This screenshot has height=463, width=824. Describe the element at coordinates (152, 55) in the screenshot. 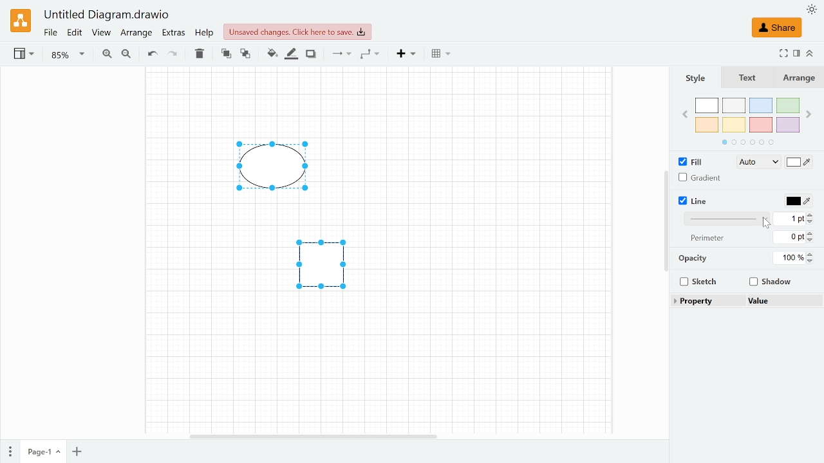

I see `Undo` at that location.